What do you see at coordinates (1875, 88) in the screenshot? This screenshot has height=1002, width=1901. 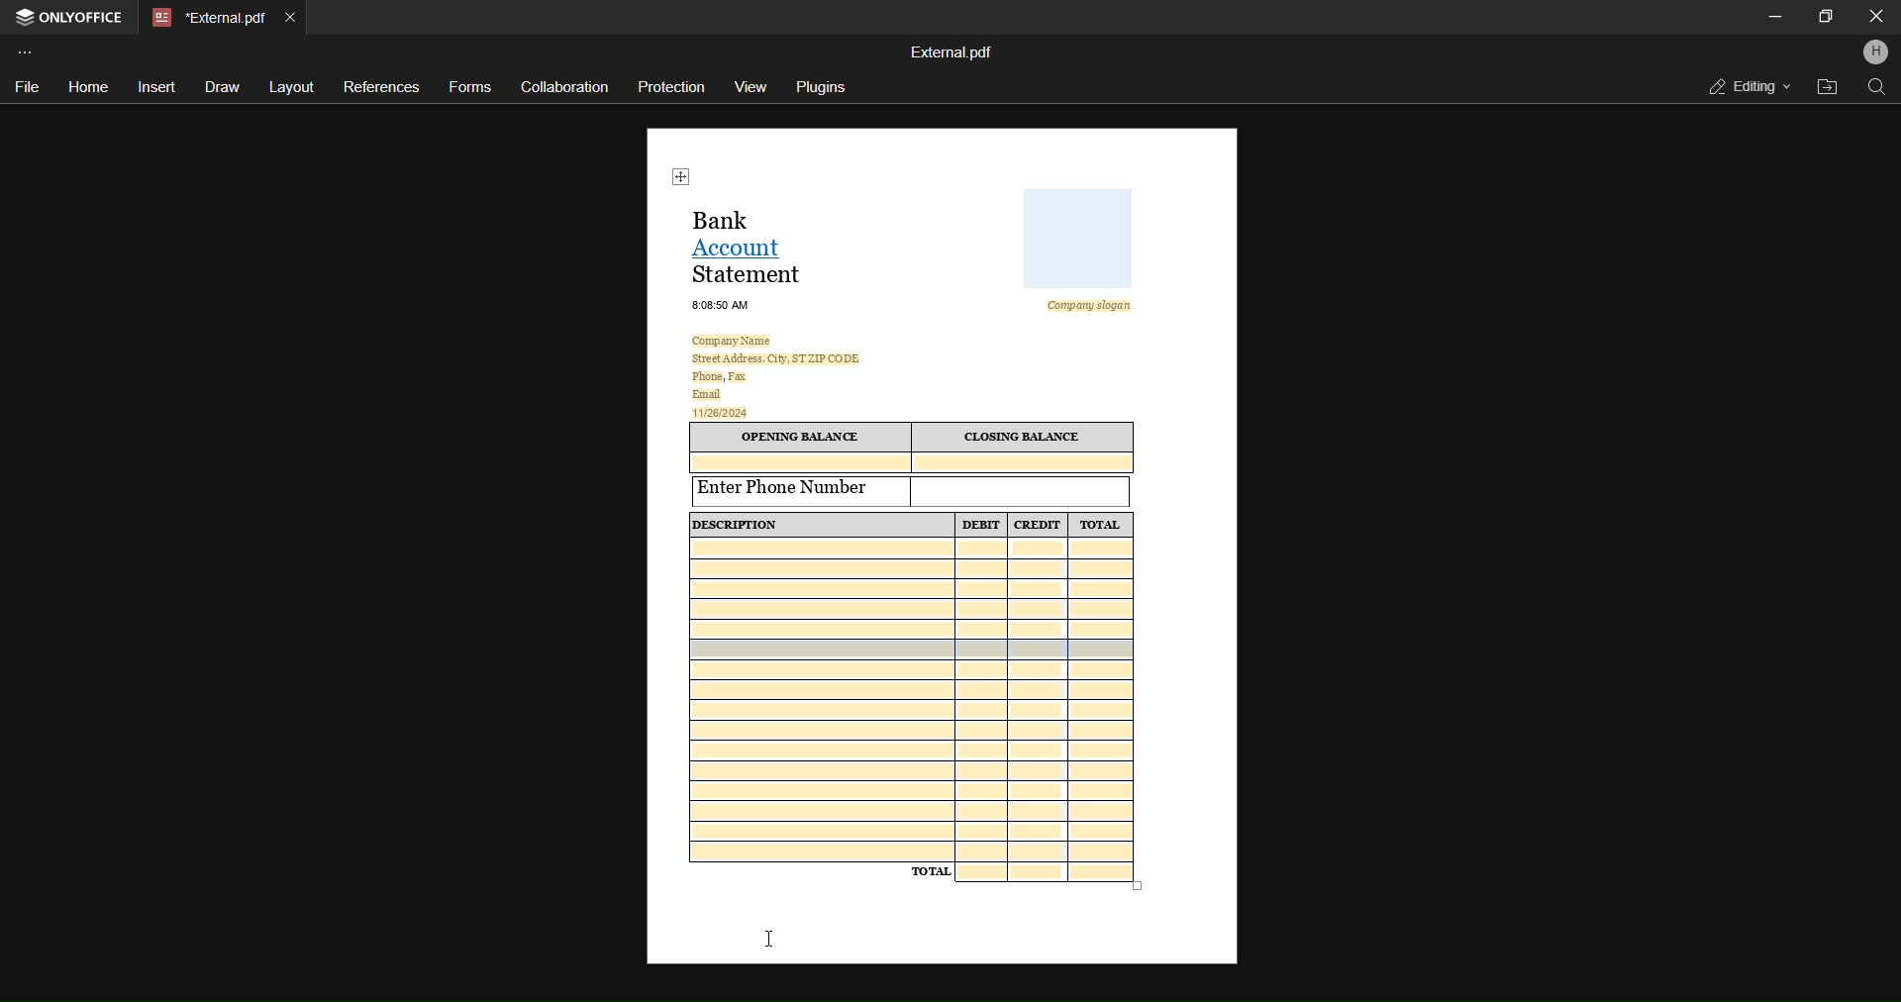 I see `search` at bounding box center [1875, 88].